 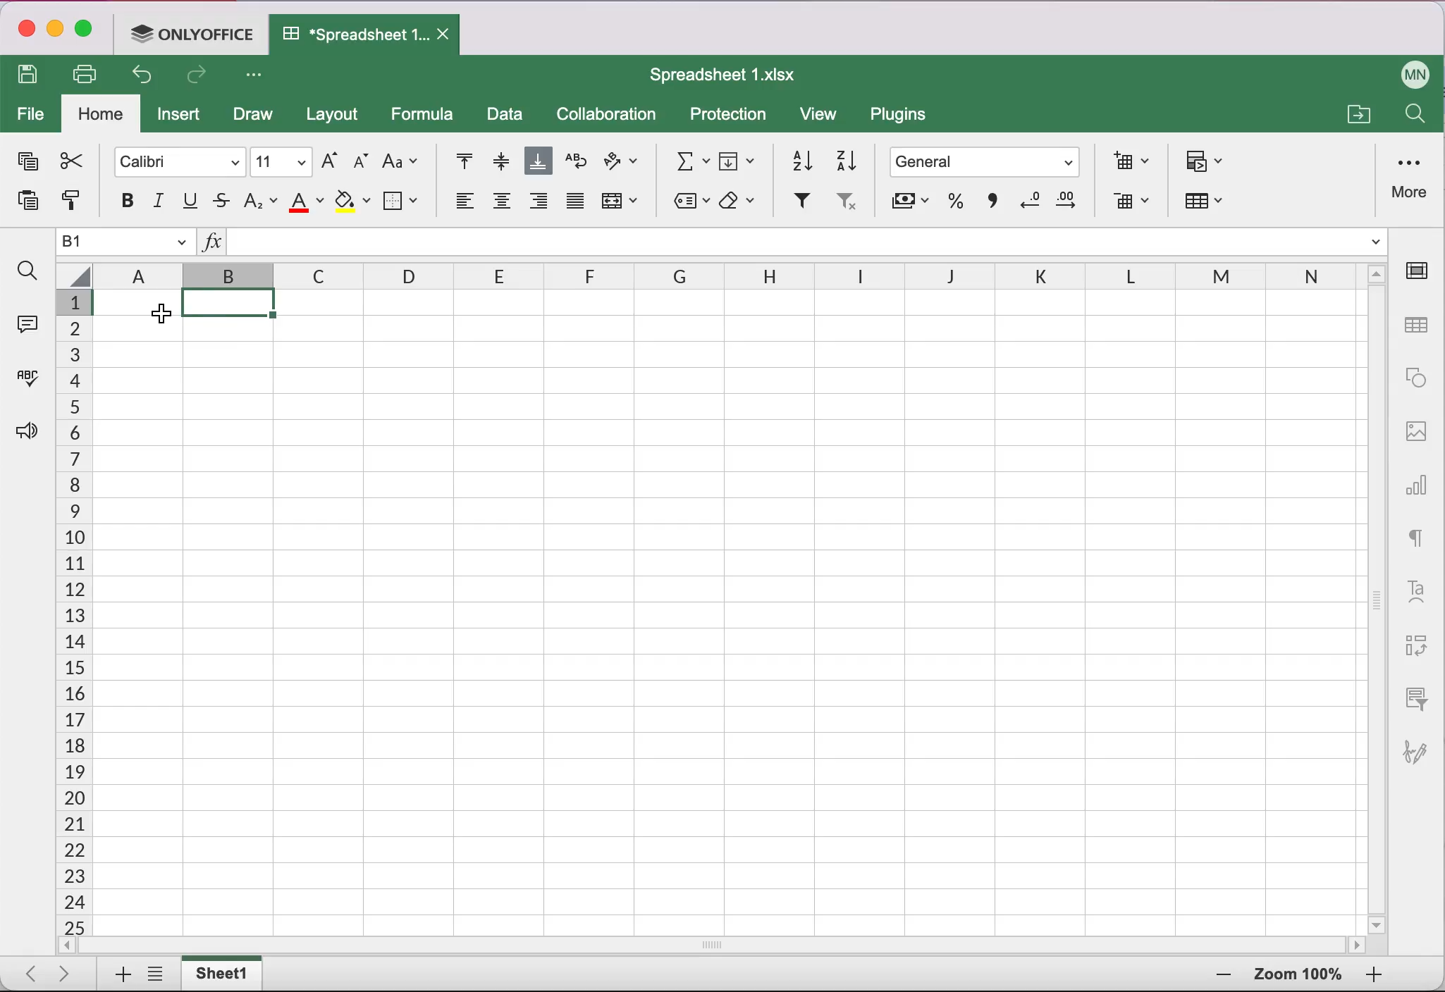 What do you see at coordinates (159, 975) in the screenshot?
I see `list of sheets` at bounding box center [159, 975].